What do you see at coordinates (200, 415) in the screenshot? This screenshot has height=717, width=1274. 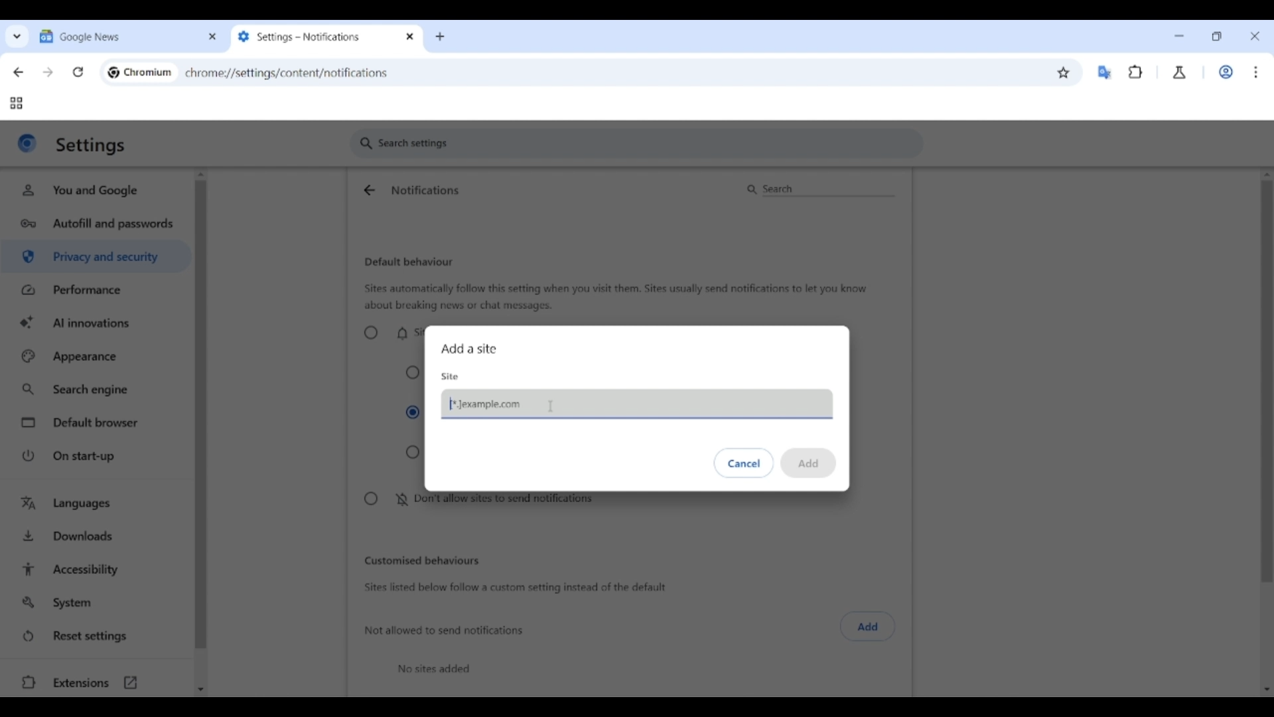 I see `Vertical slide bar` at bounding box center [200, 415].